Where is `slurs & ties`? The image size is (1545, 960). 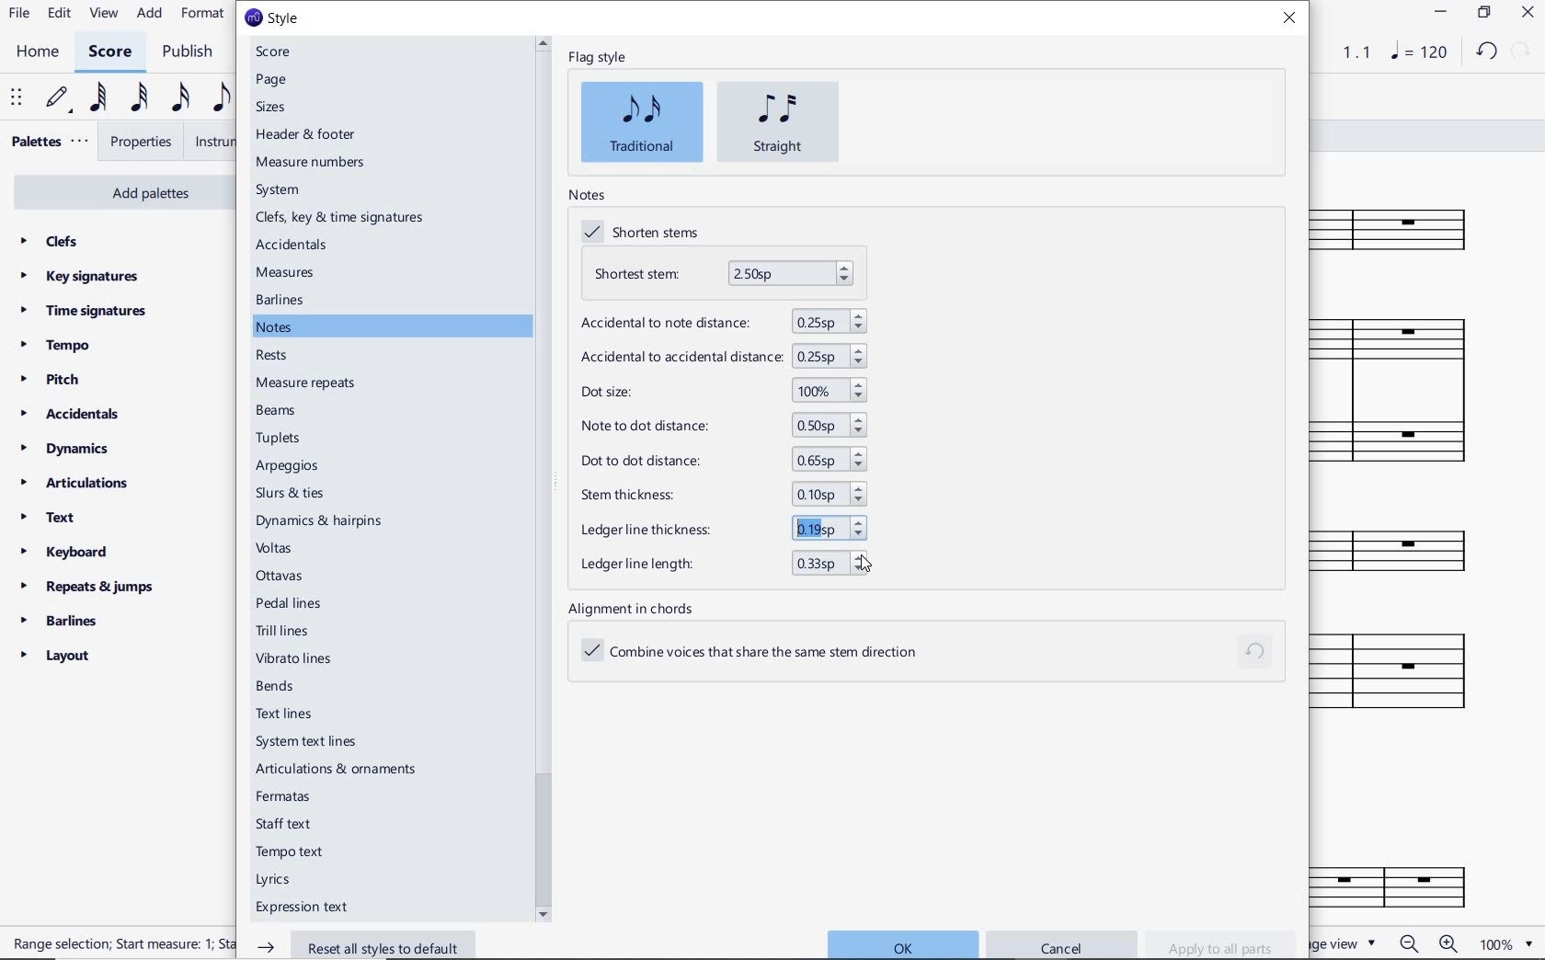 slurs & ties is located at coordinates (321, 491).